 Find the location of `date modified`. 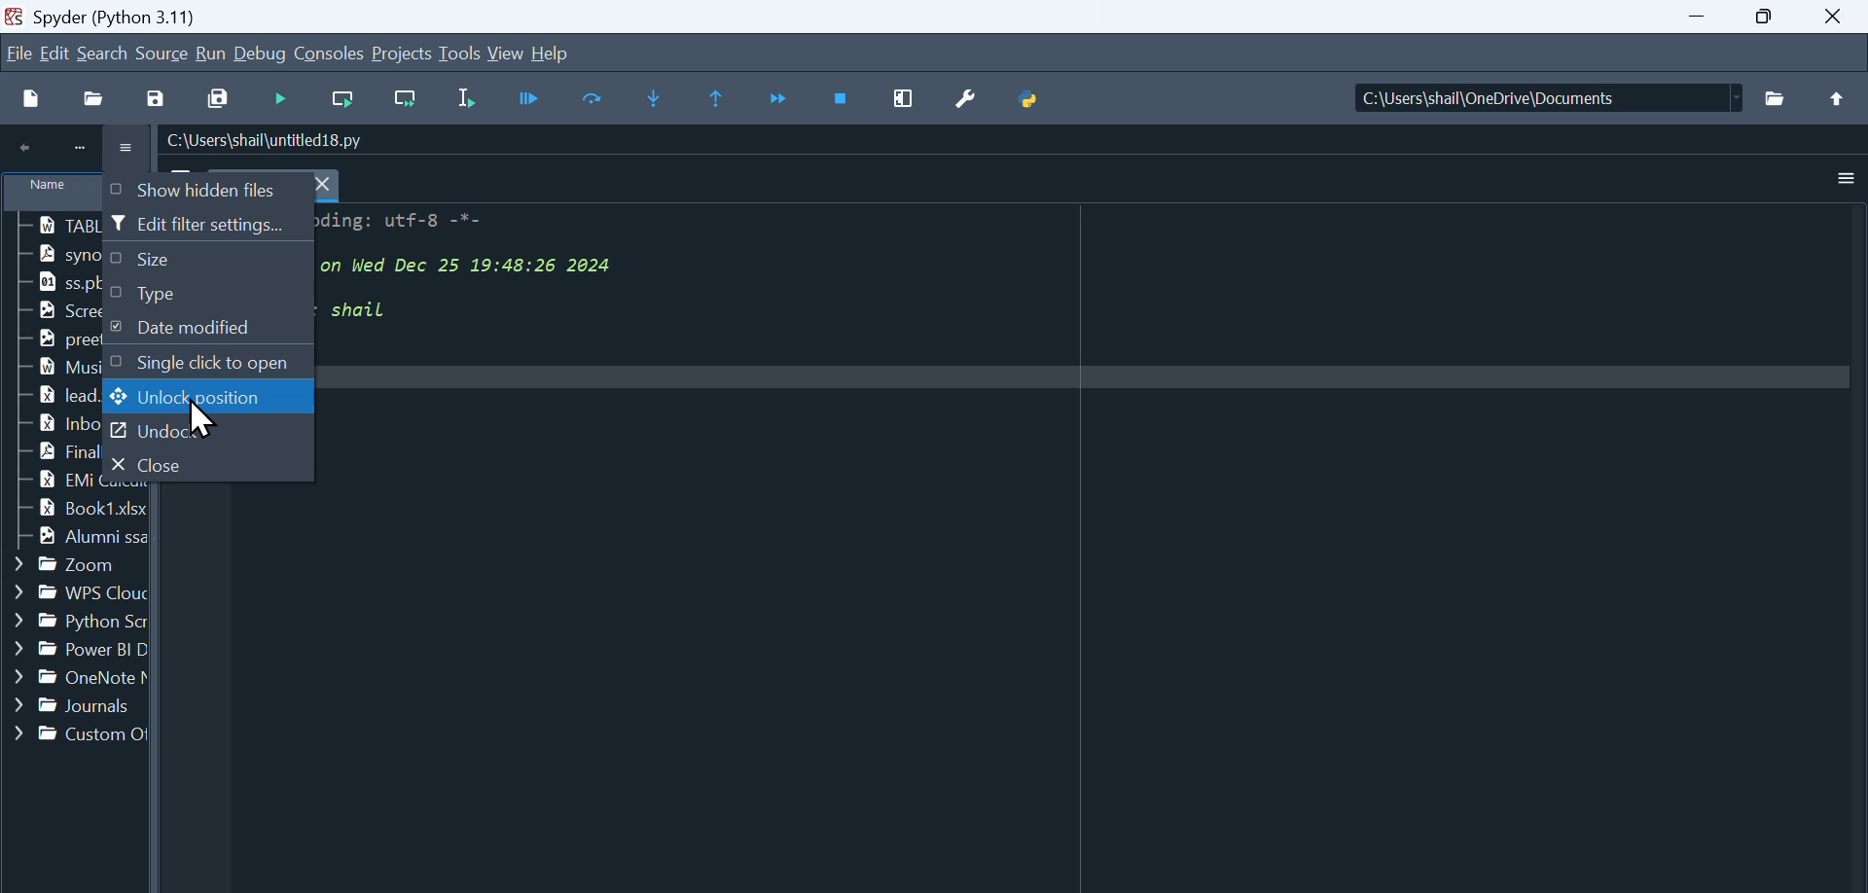

date modified is located at coordinates (205, 330).